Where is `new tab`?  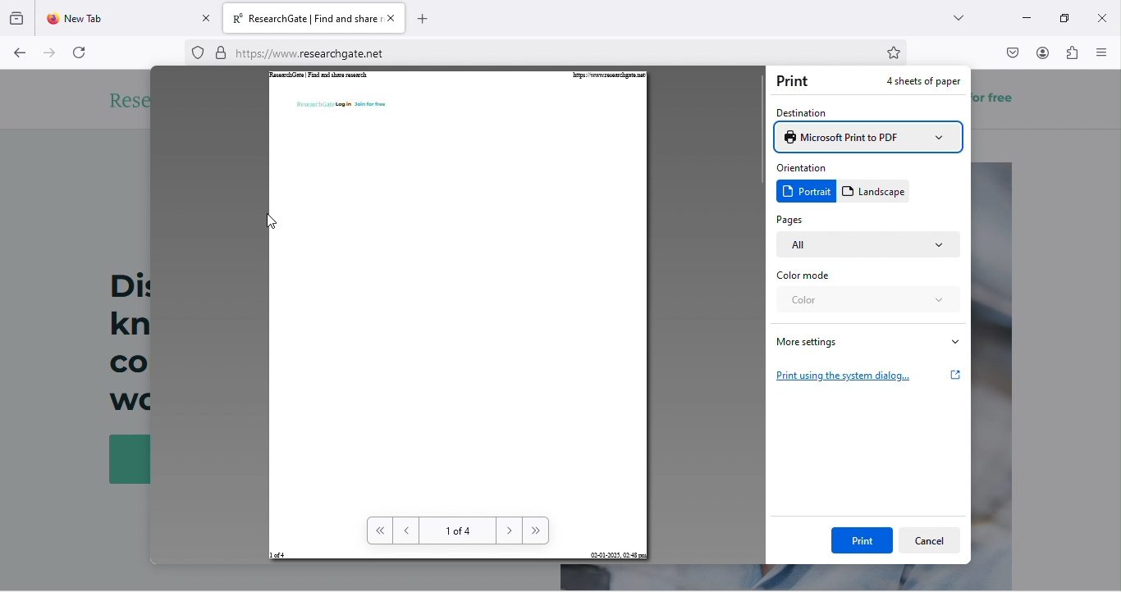 new tab is located at coordinates (127, 20).